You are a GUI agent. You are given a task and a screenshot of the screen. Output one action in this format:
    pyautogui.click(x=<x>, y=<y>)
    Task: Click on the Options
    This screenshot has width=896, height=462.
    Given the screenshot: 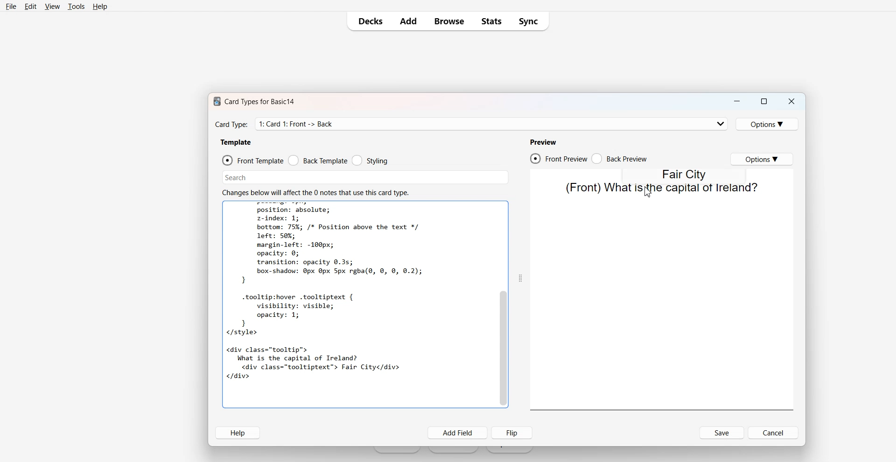 What is the action you would take?
    pyautogui.click(x=767, y=124)
    